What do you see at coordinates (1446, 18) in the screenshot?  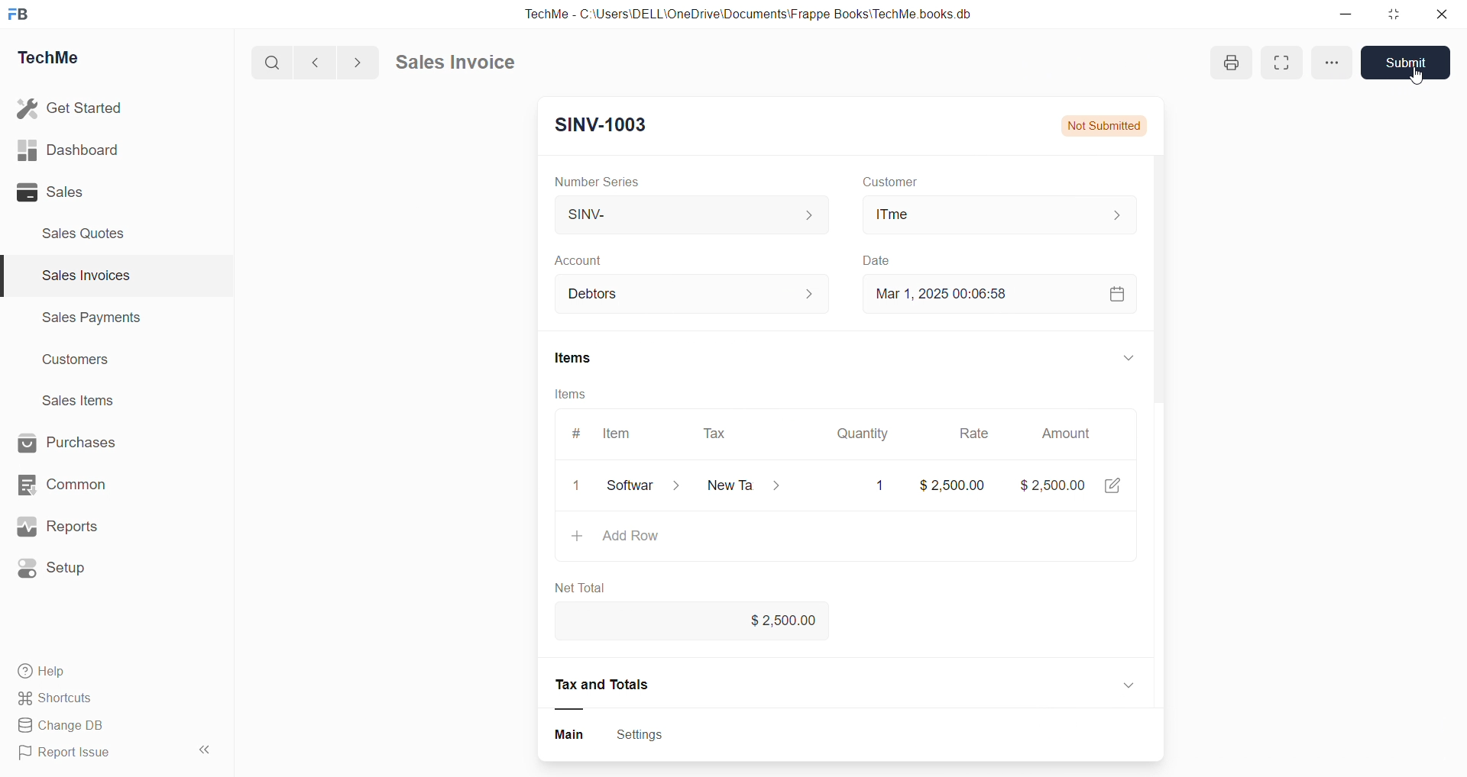 I see `Close` at bounding box center [1446, 18].